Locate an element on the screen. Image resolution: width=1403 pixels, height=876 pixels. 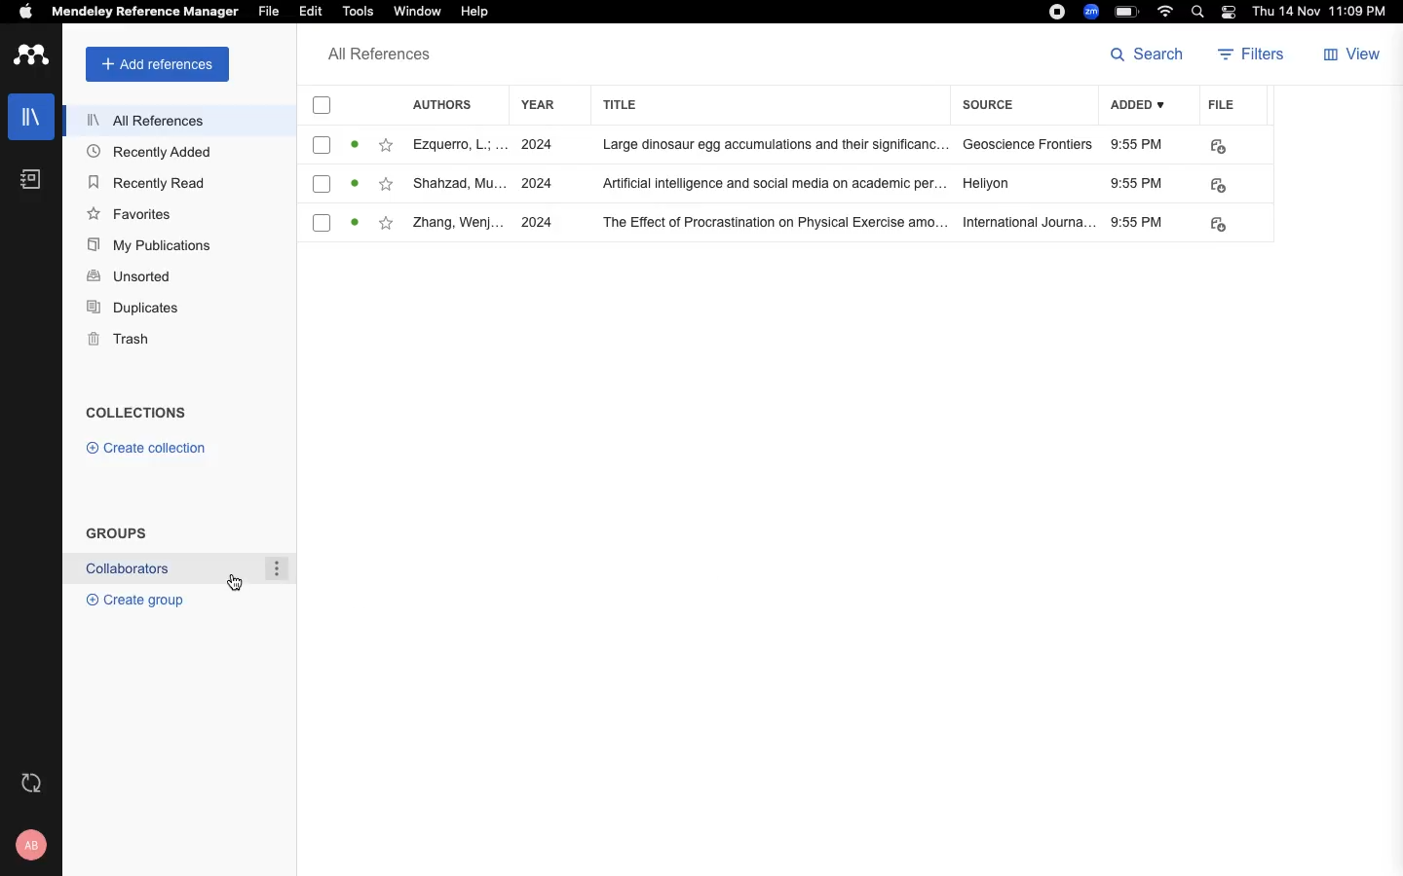
years is located at coordinates (548, 188).